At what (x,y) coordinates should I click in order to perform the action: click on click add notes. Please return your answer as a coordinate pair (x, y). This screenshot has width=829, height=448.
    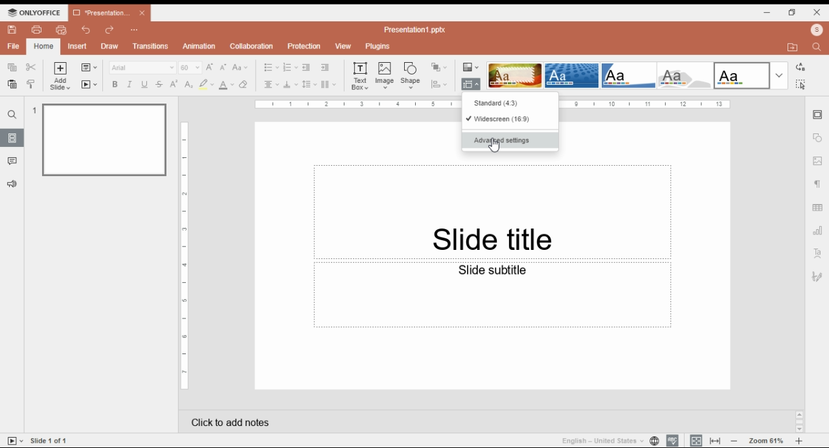
    Looking at the image, I should click on (228, 420).